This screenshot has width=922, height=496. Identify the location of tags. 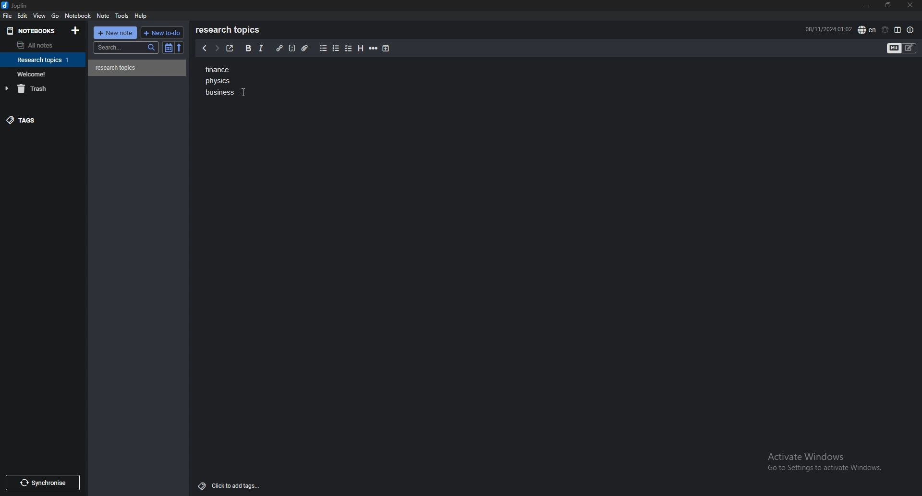
(41, 122).